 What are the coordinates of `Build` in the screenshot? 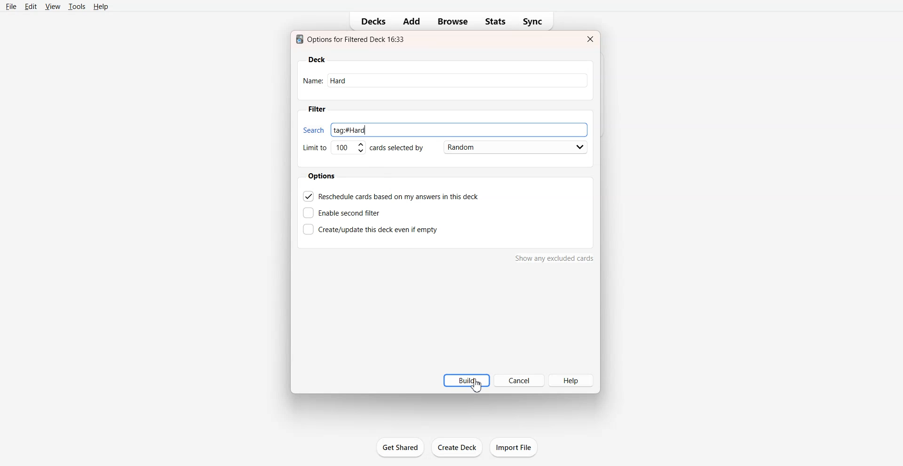 It's located at (463, 380).